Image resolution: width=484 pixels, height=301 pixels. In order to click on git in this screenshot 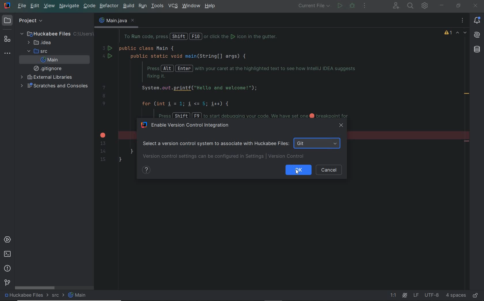, I will do `click(317, 144)`.